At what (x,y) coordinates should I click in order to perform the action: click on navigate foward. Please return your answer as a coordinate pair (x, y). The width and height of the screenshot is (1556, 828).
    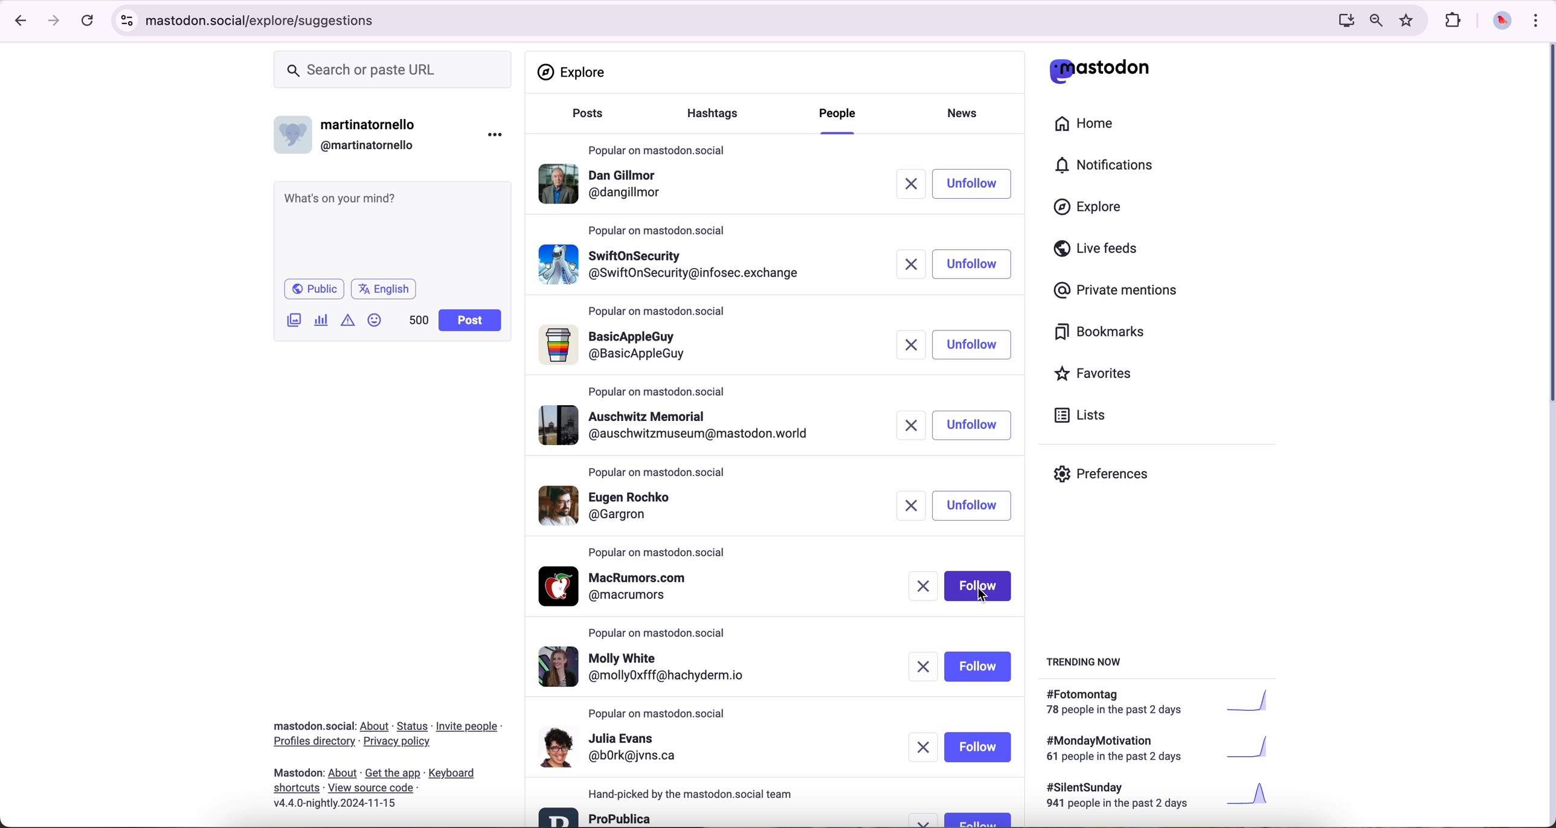
    Looking at the image, I should click on (54, 21).